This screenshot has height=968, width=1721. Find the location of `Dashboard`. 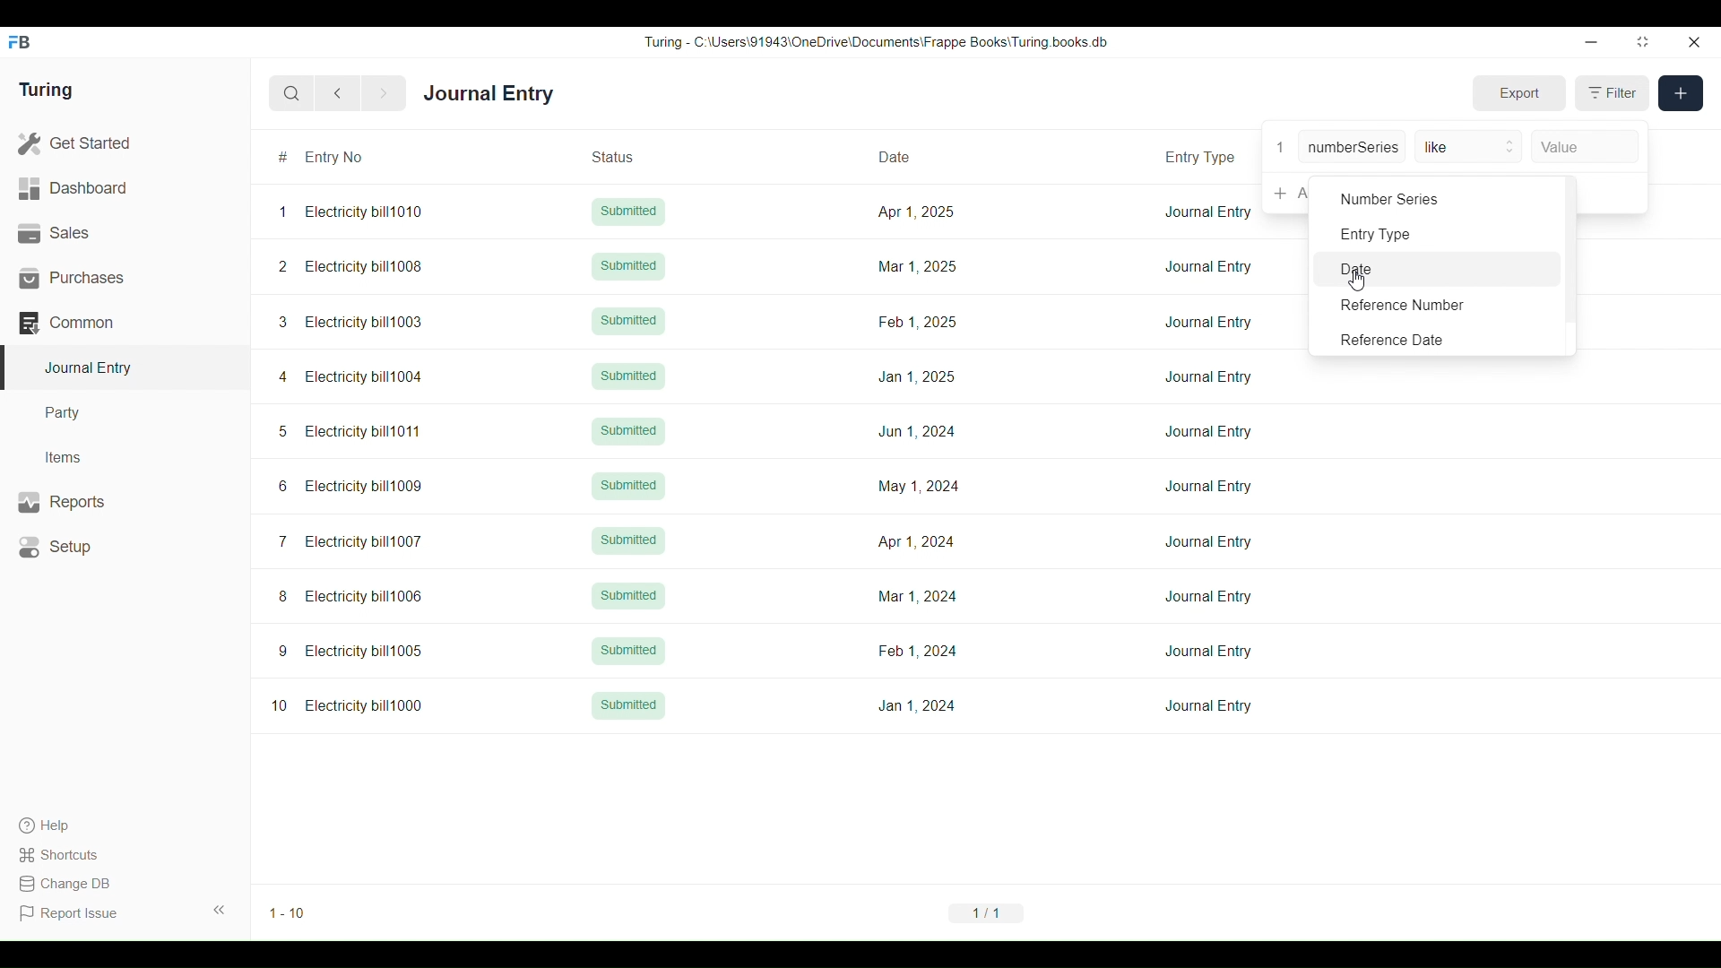

Dashboard is located at coordinates (125, 188).